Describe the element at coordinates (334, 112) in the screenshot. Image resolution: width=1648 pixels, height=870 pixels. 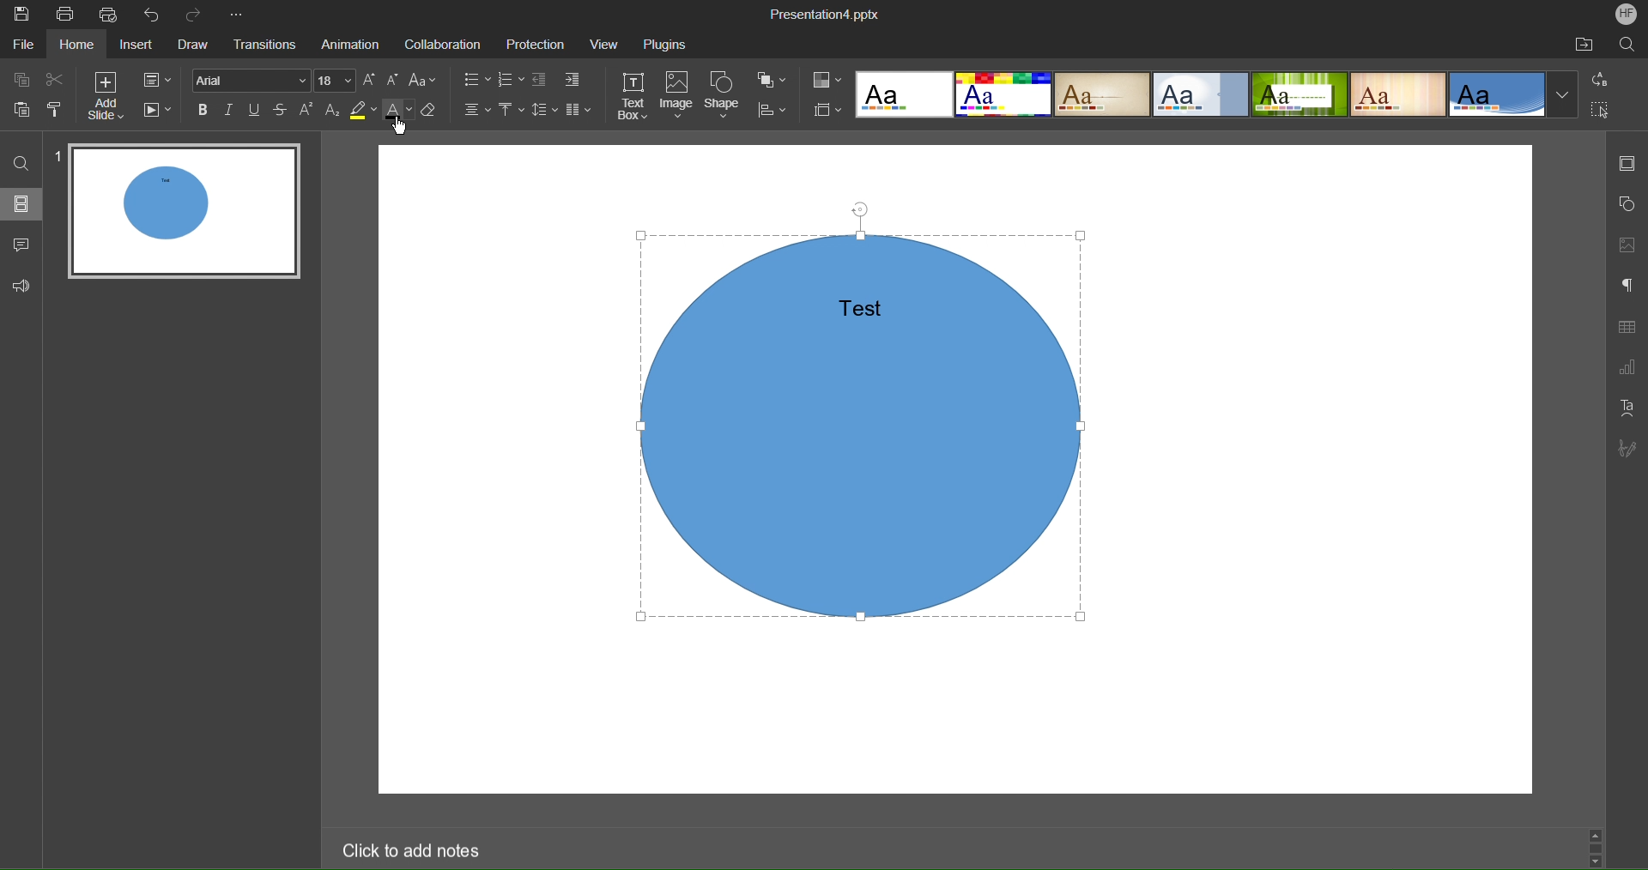
I see `Subscript` at that location.